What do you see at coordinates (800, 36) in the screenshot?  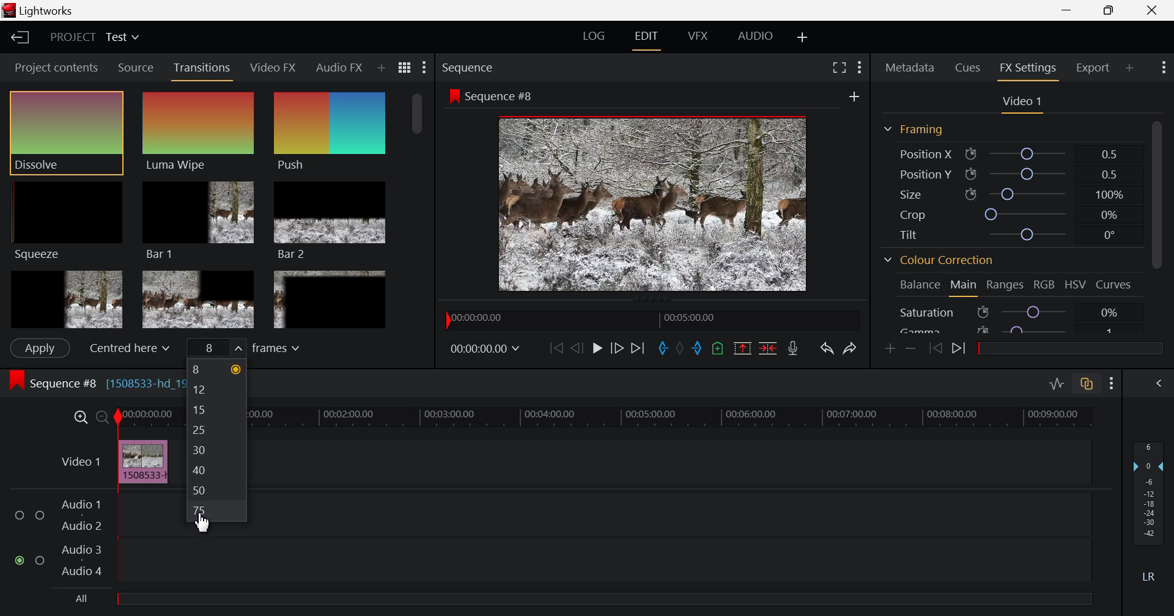 I see `Add Layout` at bounding box center [800, 36].